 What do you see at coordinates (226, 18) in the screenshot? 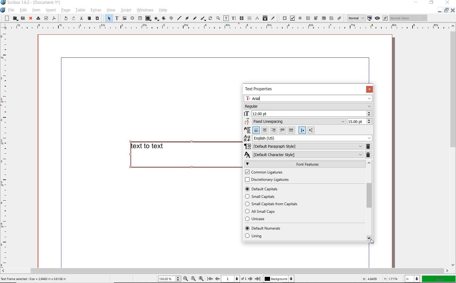
I see `edit contents of frame` at bounding box center [226, 18].